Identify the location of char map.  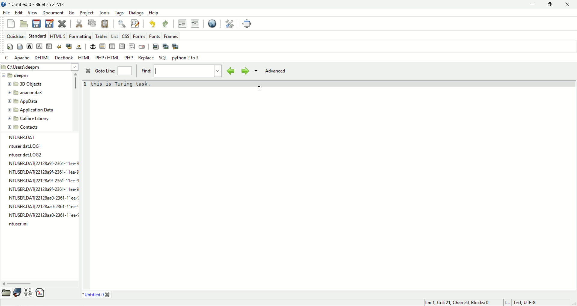
(29, 292).